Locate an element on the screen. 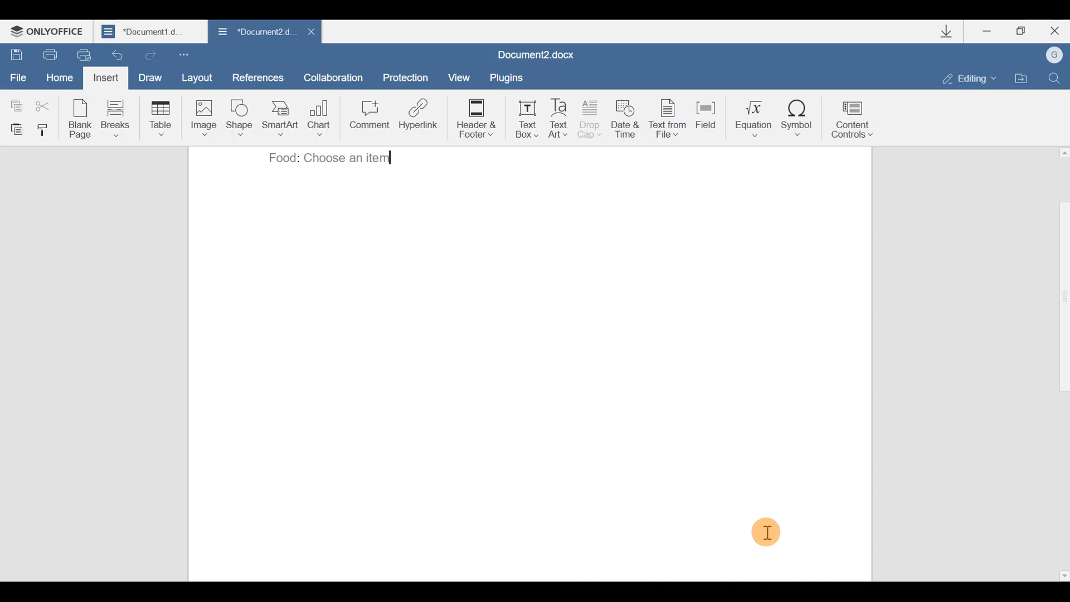  Paste is located at coordinates (14, 128).